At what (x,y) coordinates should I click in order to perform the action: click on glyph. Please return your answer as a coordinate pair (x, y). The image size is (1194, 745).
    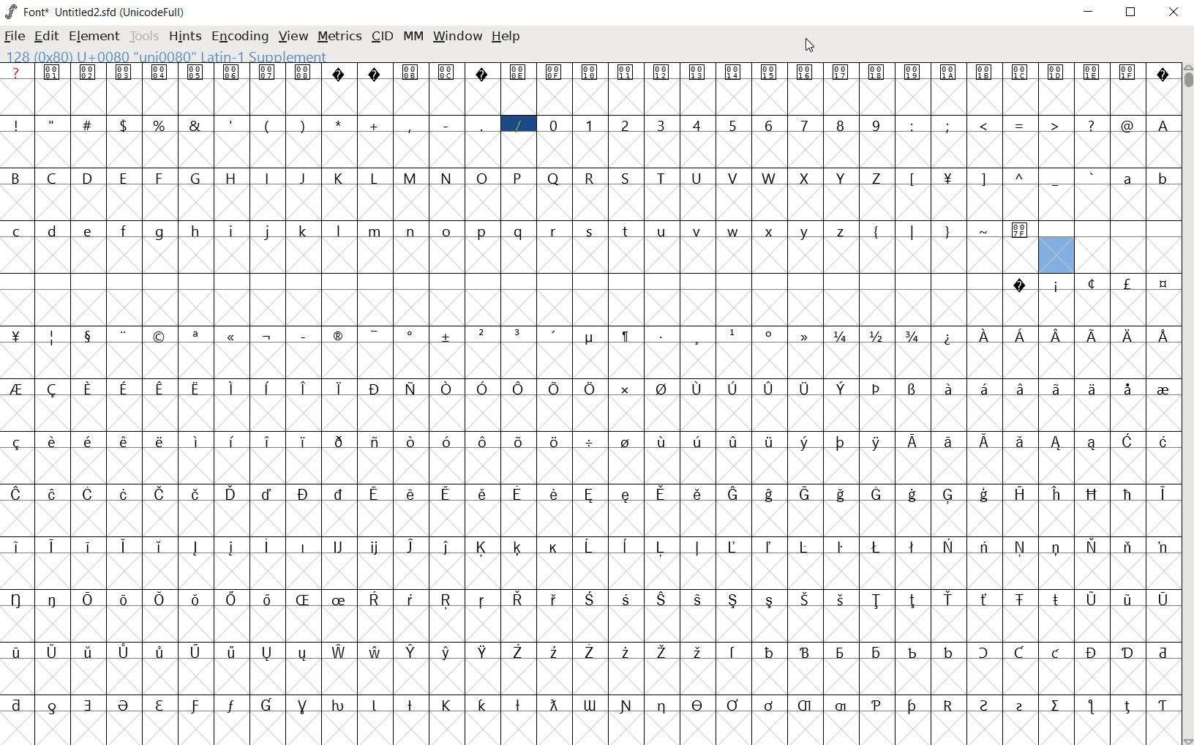
    Looking at the image, I should click on (1164, 285).